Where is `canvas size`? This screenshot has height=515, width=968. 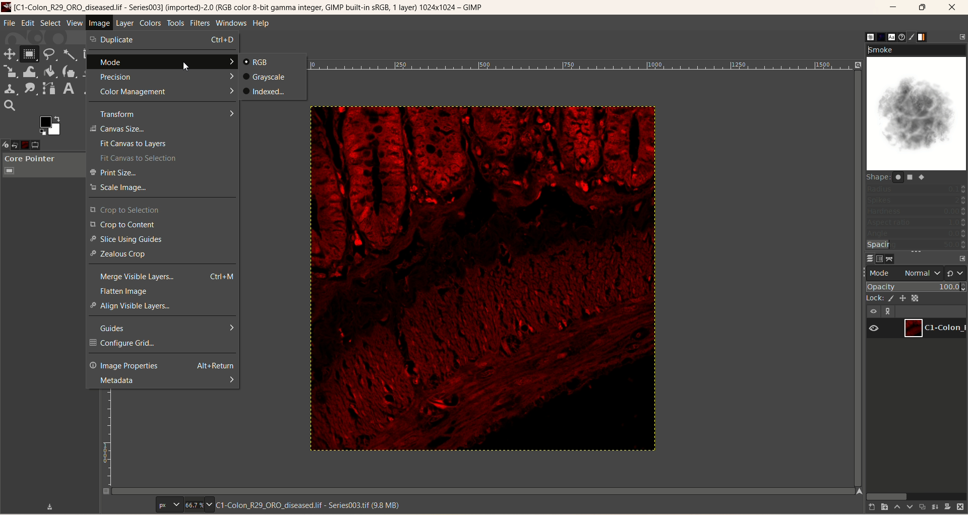 canvas size is located at coordinates (162, 129).